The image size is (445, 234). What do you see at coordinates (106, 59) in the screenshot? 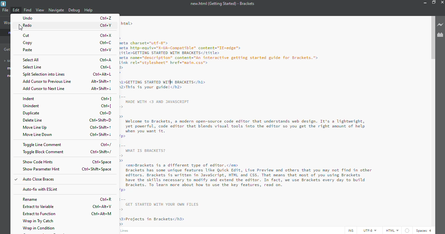
I see `ctrl+a` at bounding box center [106, 59].